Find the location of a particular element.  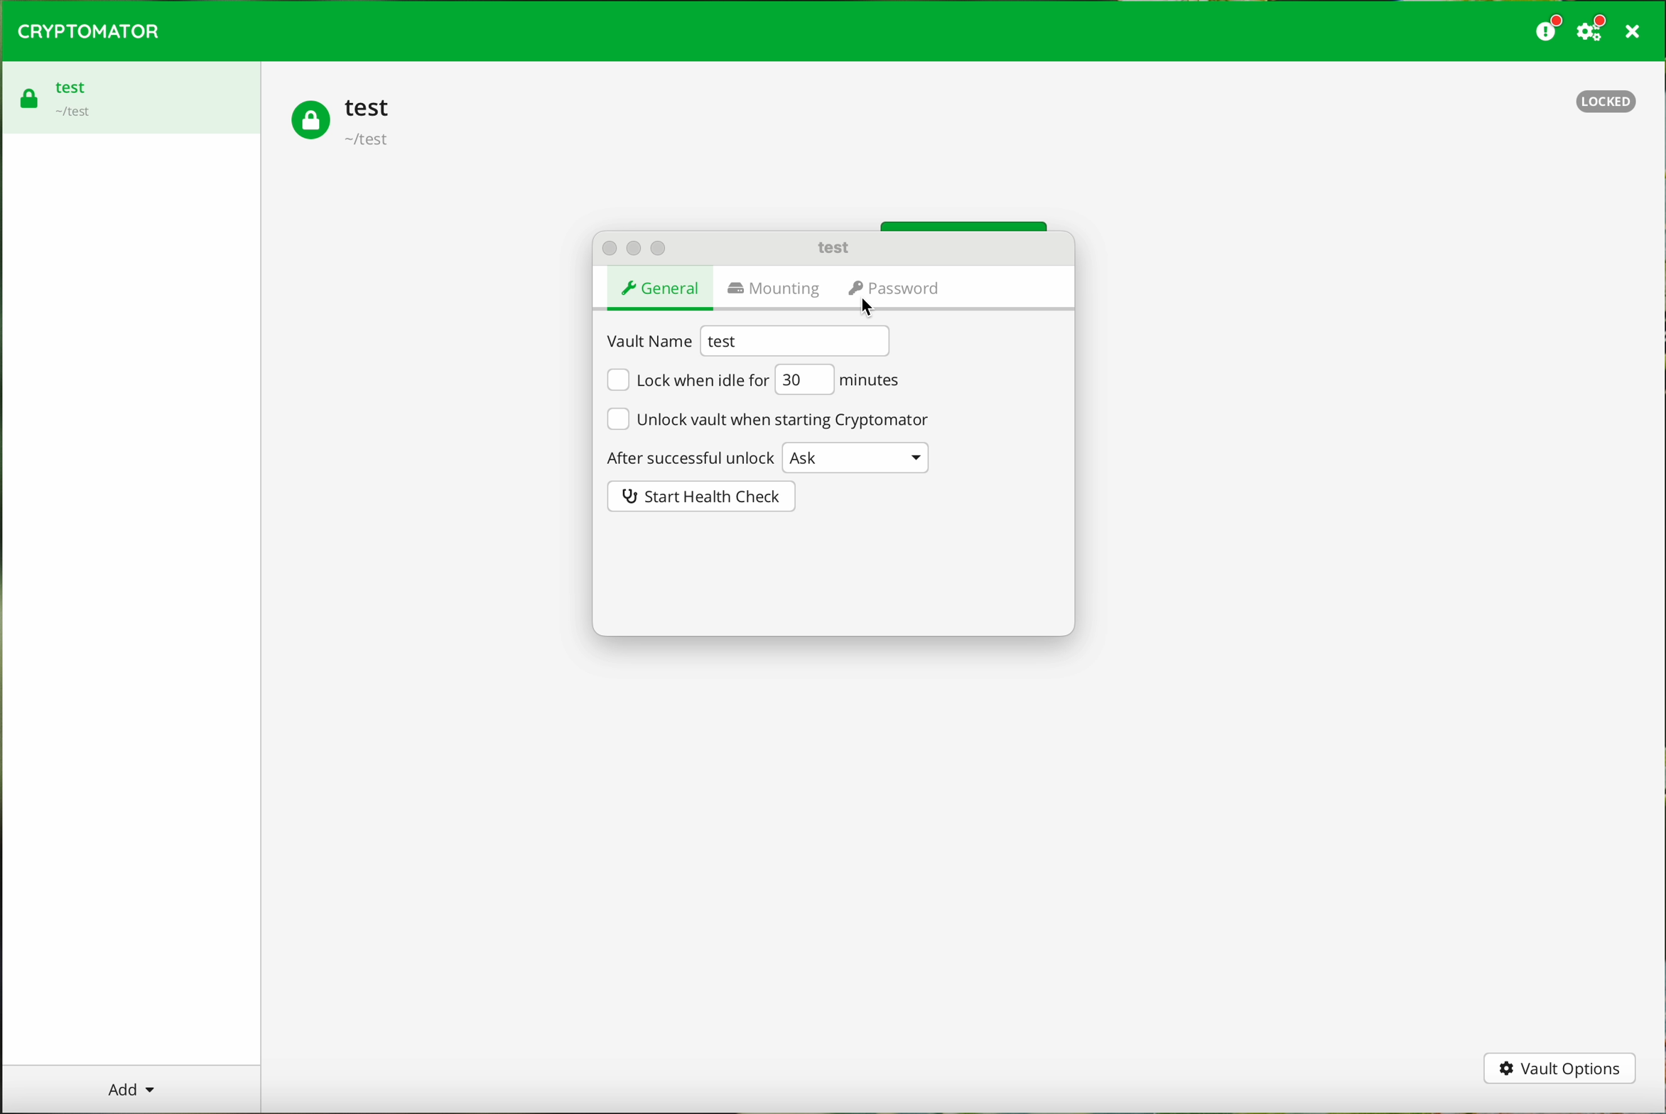

minutes is located at coordinates (870, 380).